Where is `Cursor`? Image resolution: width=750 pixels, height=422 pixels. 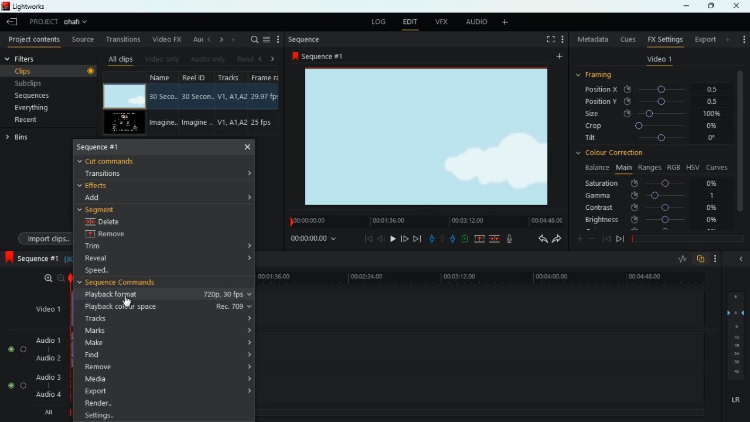
Cursor is located at coordinates (127, 301).